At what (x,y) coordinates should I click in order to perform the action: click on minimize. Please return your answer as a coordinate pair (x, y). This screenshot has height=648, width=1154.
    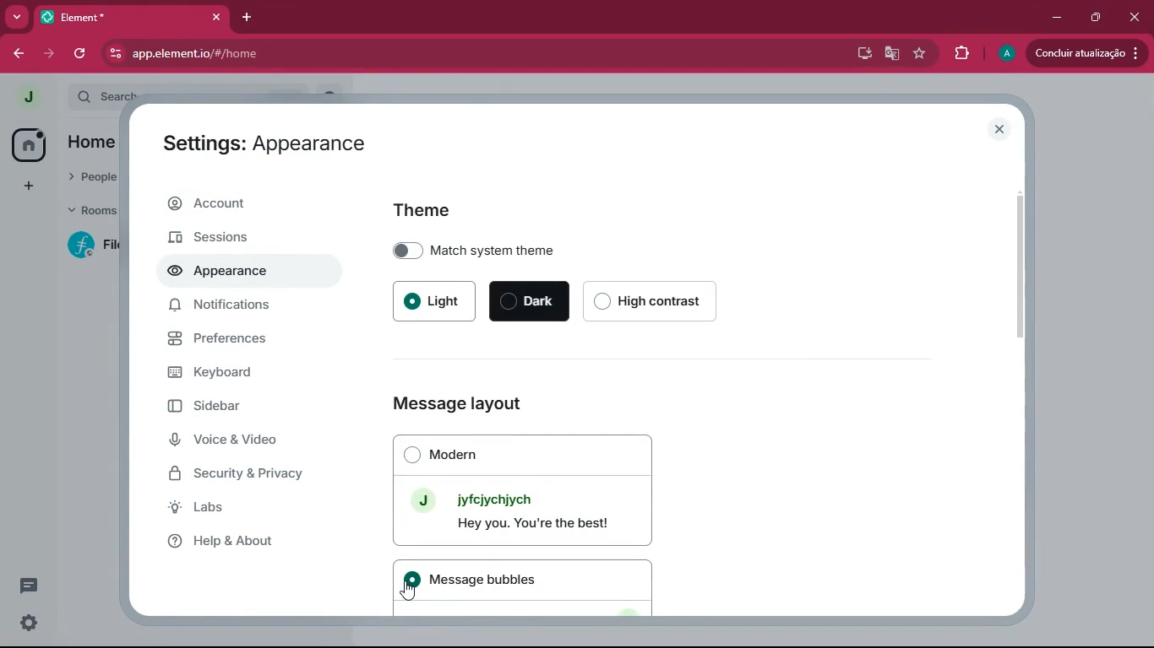
    Looking at the image, I should click on (1059, 18).